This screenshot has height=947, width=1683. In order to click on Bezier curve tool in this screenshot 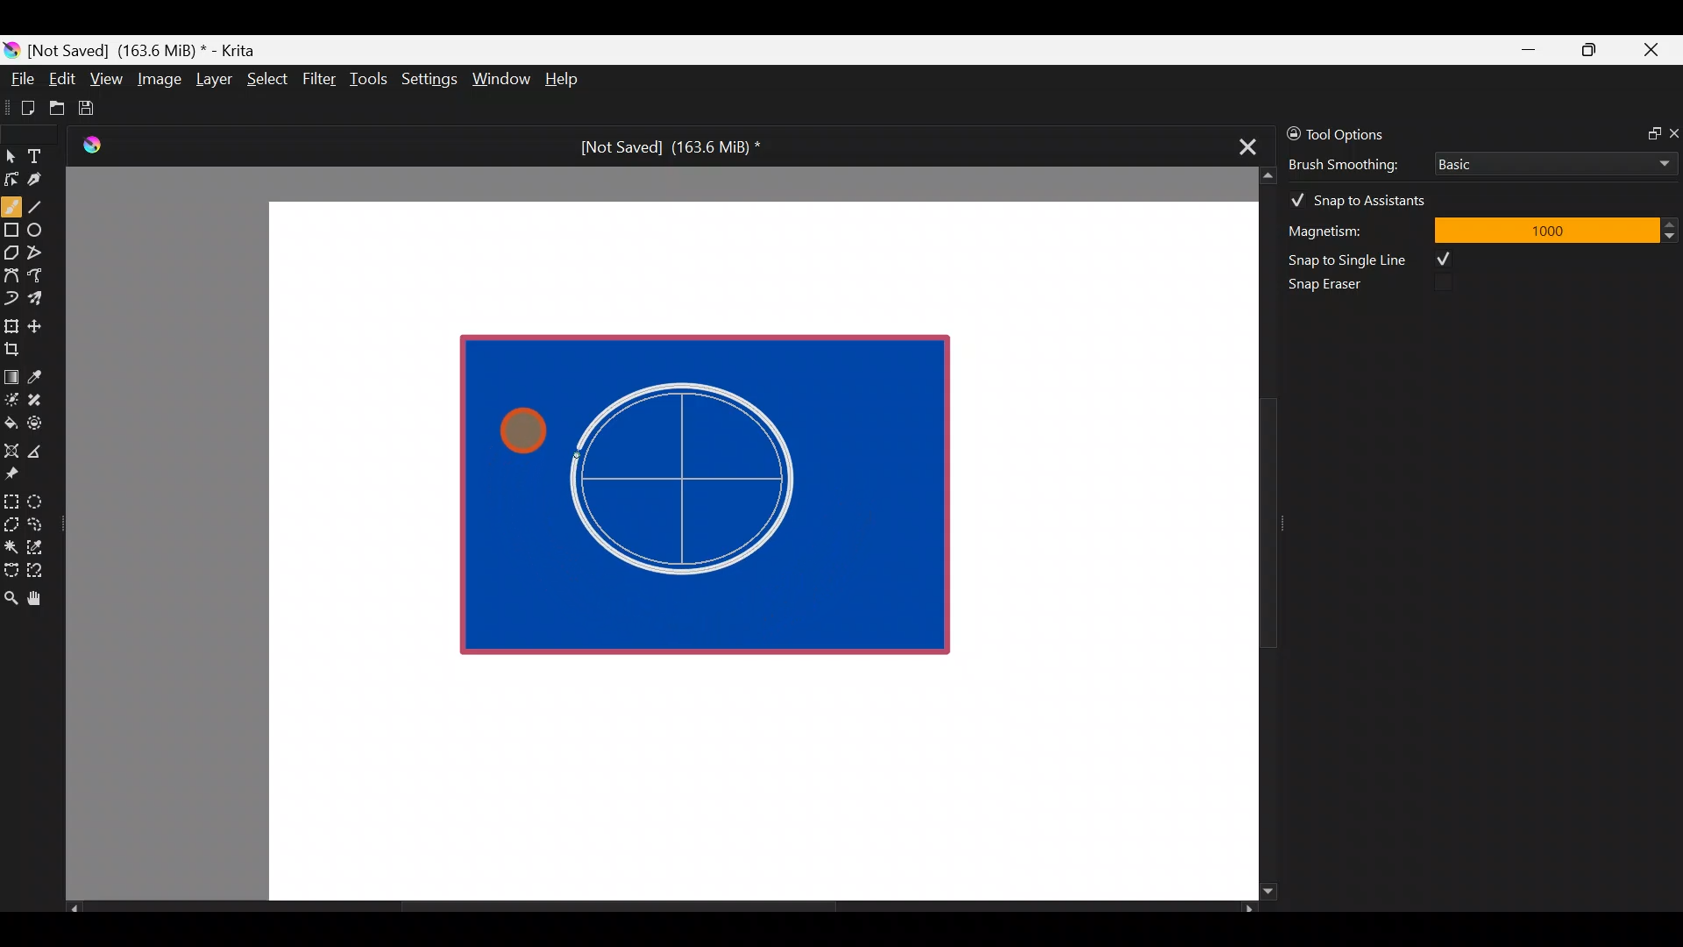, I will do `click(11, 277)`.